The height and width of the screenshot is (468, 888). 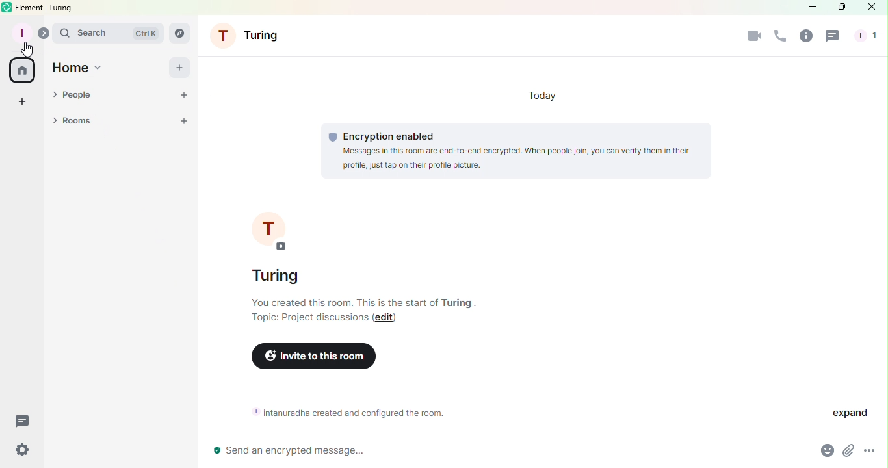 What do you see at coordinates (839, 8) in the screenshot?
I see `Maximize` at bounding box center [839, 8].